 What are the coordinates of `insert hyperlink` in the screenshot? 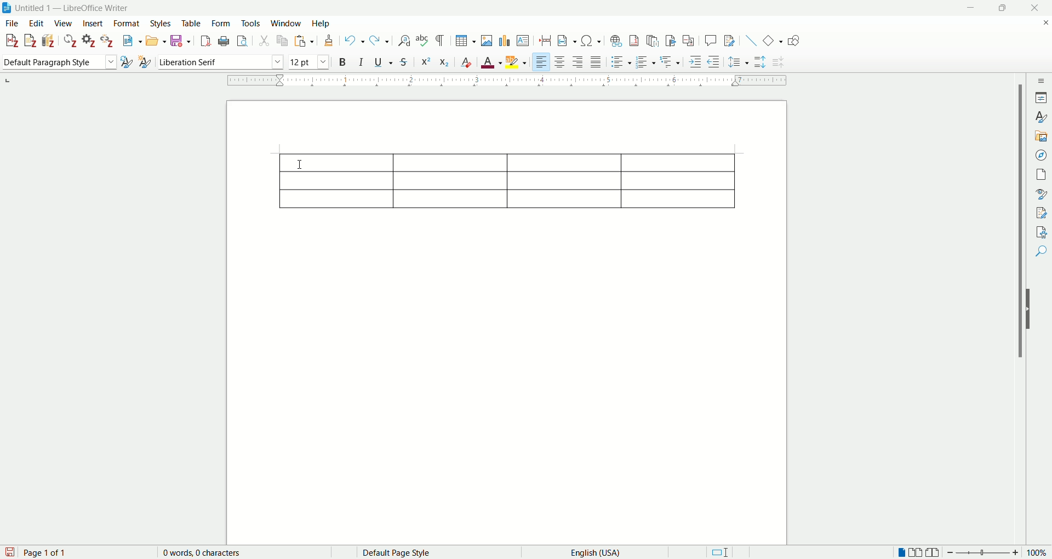 It's located at (615, 42).